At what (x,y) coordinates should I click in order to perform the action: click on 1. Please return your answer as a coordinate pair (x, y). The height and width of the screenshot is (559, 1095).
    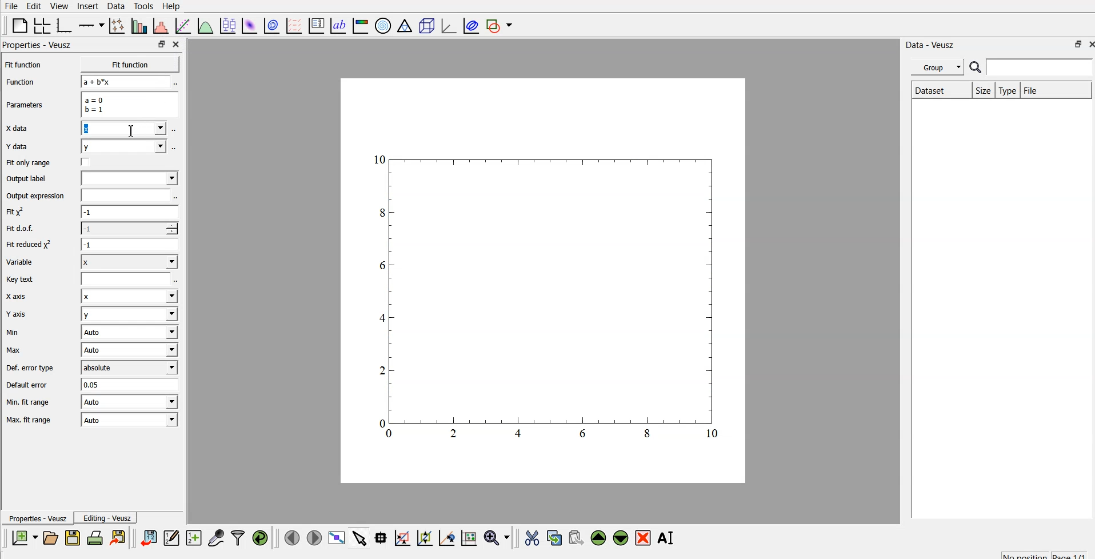
    Looking at the image, I should click on (131, 230).